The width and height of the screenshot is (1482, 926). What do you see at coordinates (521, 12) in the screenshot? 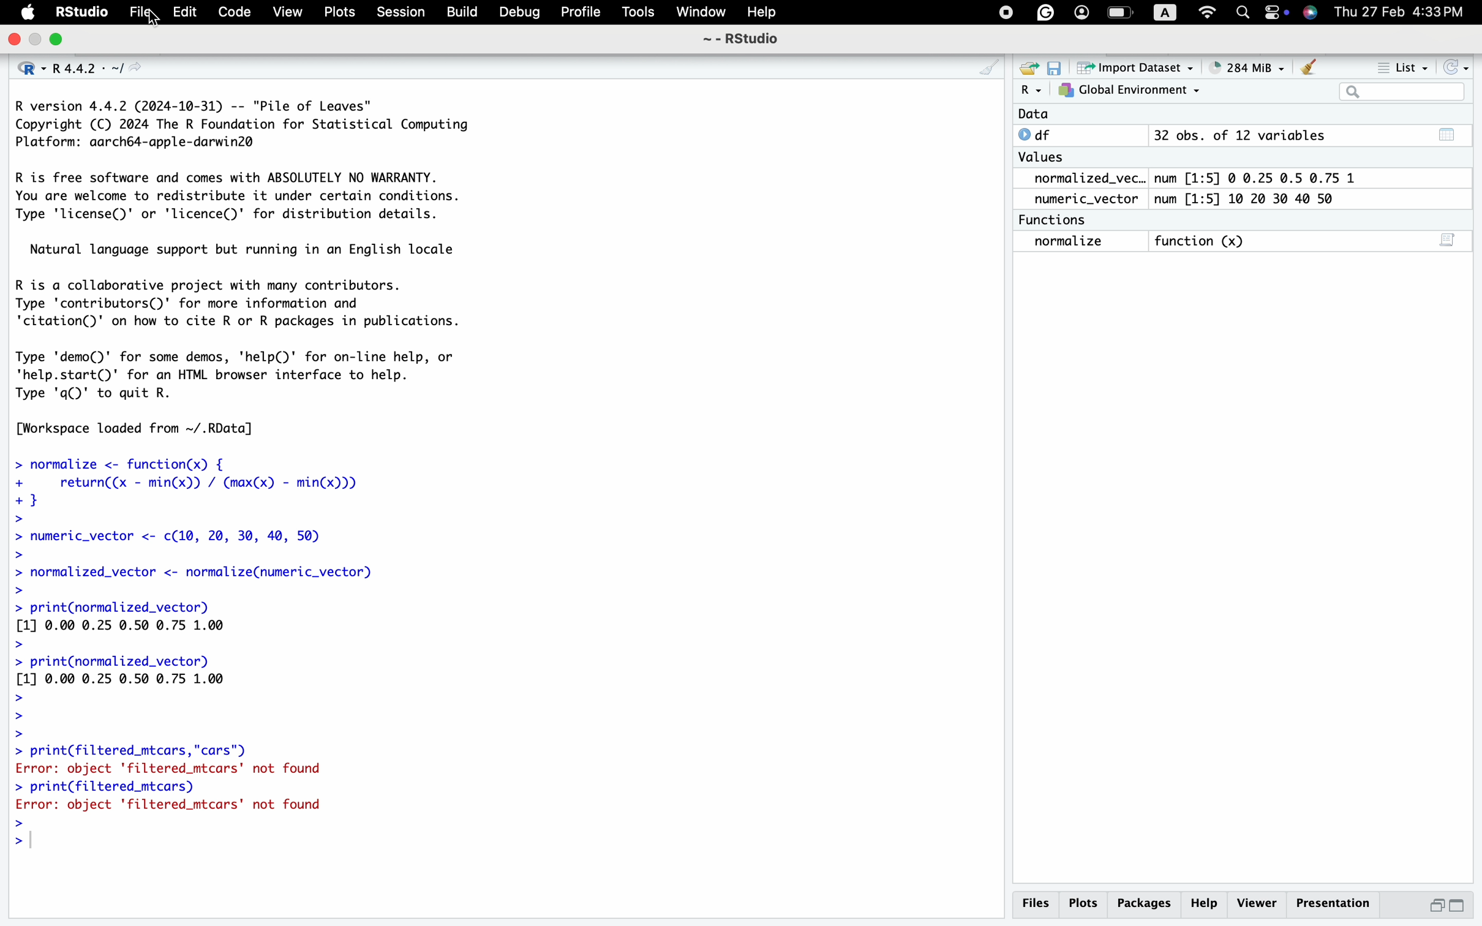
I see `Debug` at bounding box center [521, 12].